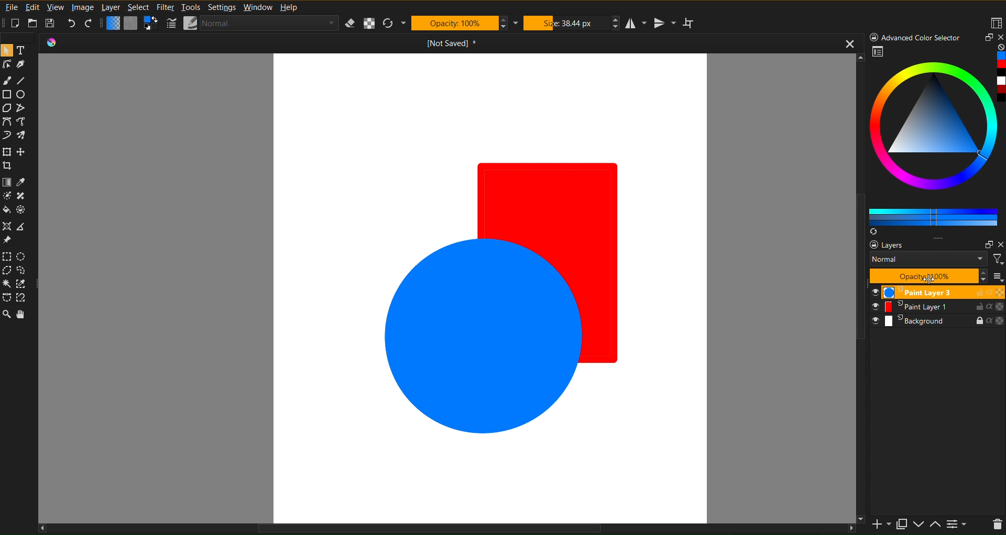 The width and height of the screenshot is (1006, 535). What do you see at coordinates (24, 96) in the screenshot?
I see `Circle` at bounding box center [24, 96].